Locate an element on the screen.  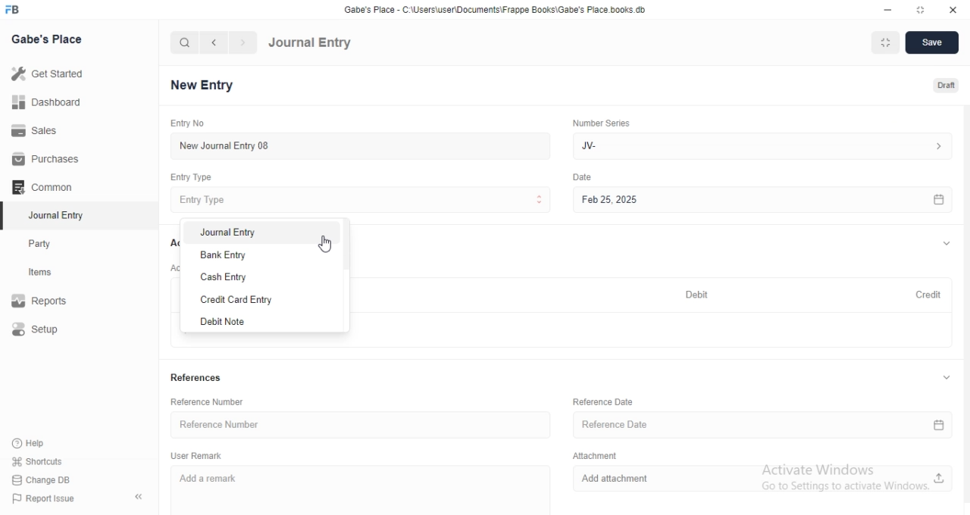
Account Entries is located at coordinates (171, 268).